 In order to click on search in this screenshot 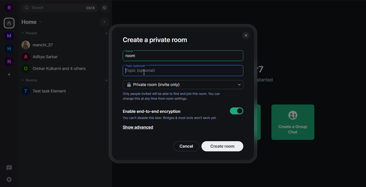, I will do `click(35, 8)`.